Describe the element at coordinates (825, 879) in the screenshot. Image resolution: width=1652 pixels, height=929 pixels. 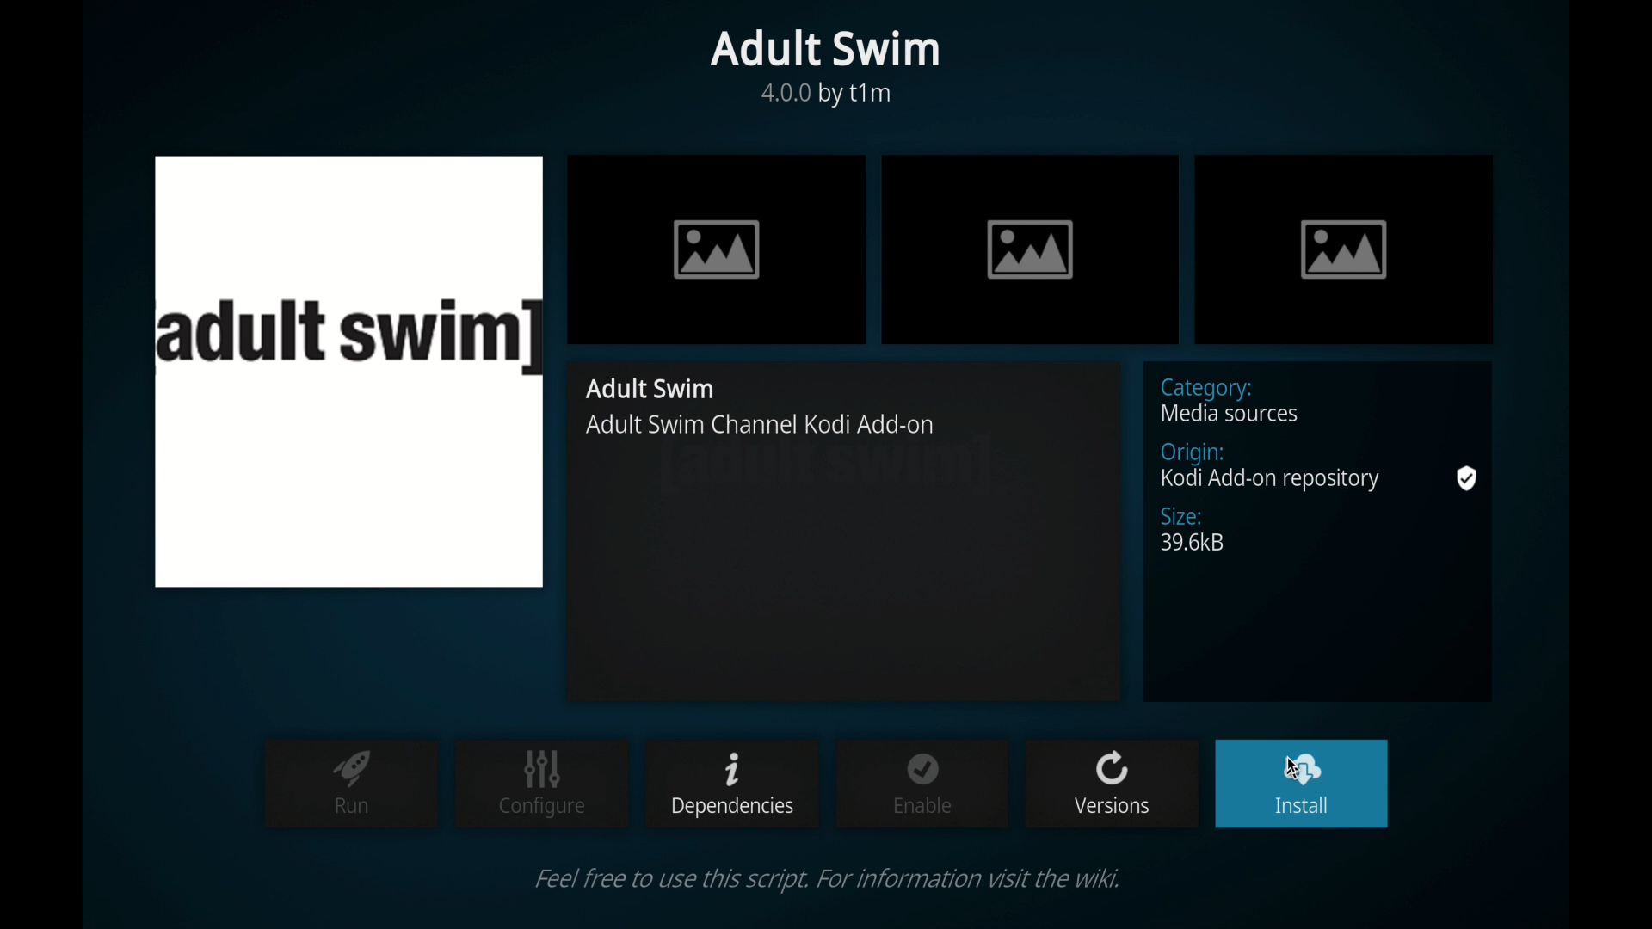
I see `info` at that location.